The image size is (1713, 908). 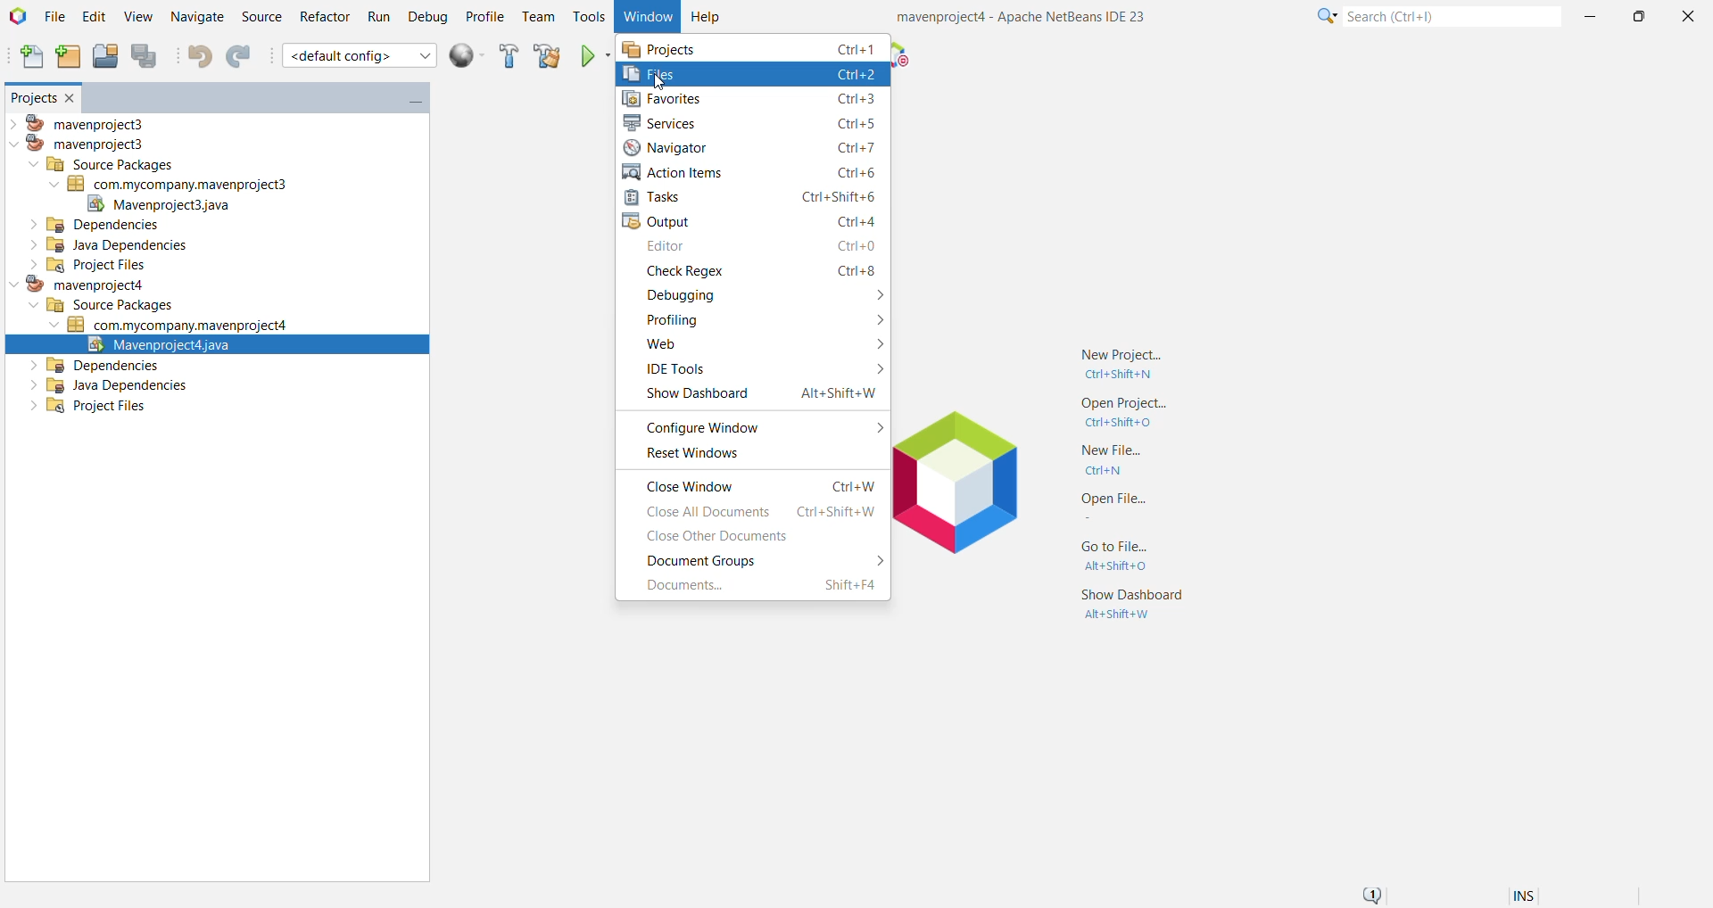 I want to click on Documents, so click(x=761, y=586).